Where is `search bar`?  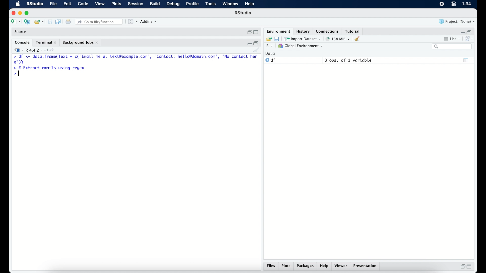
search bar is located at coordinates (452, 47).